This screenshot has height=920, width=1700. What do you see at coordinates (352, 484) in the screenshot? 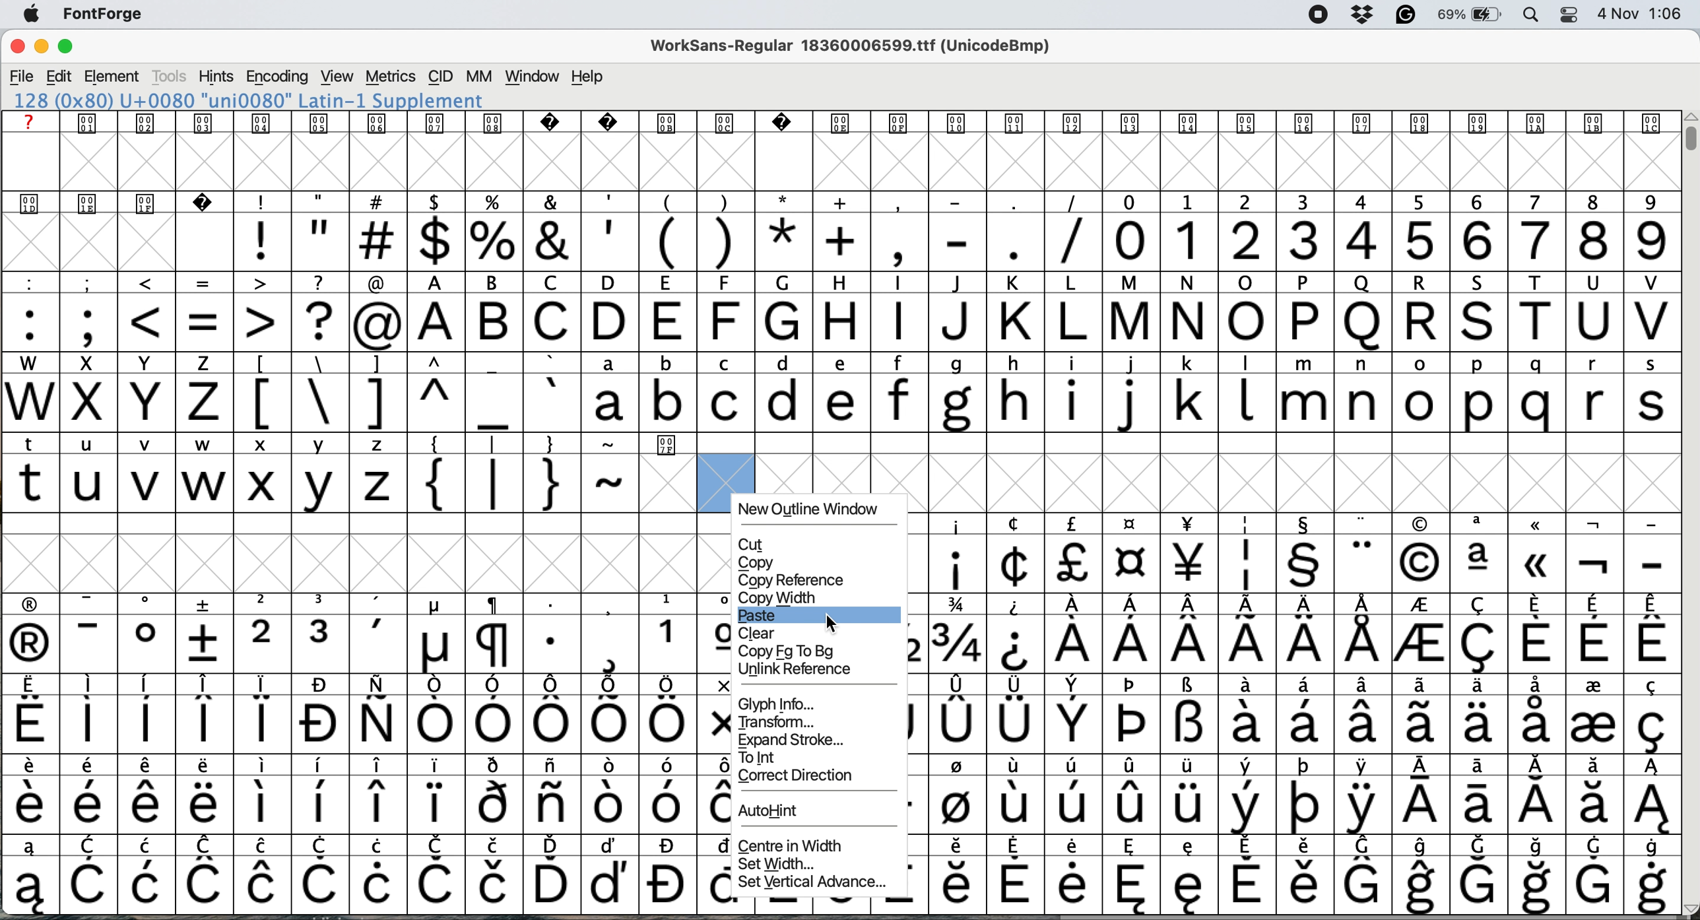
I see `v z: lower case letters` at bounding box center [352, 484].